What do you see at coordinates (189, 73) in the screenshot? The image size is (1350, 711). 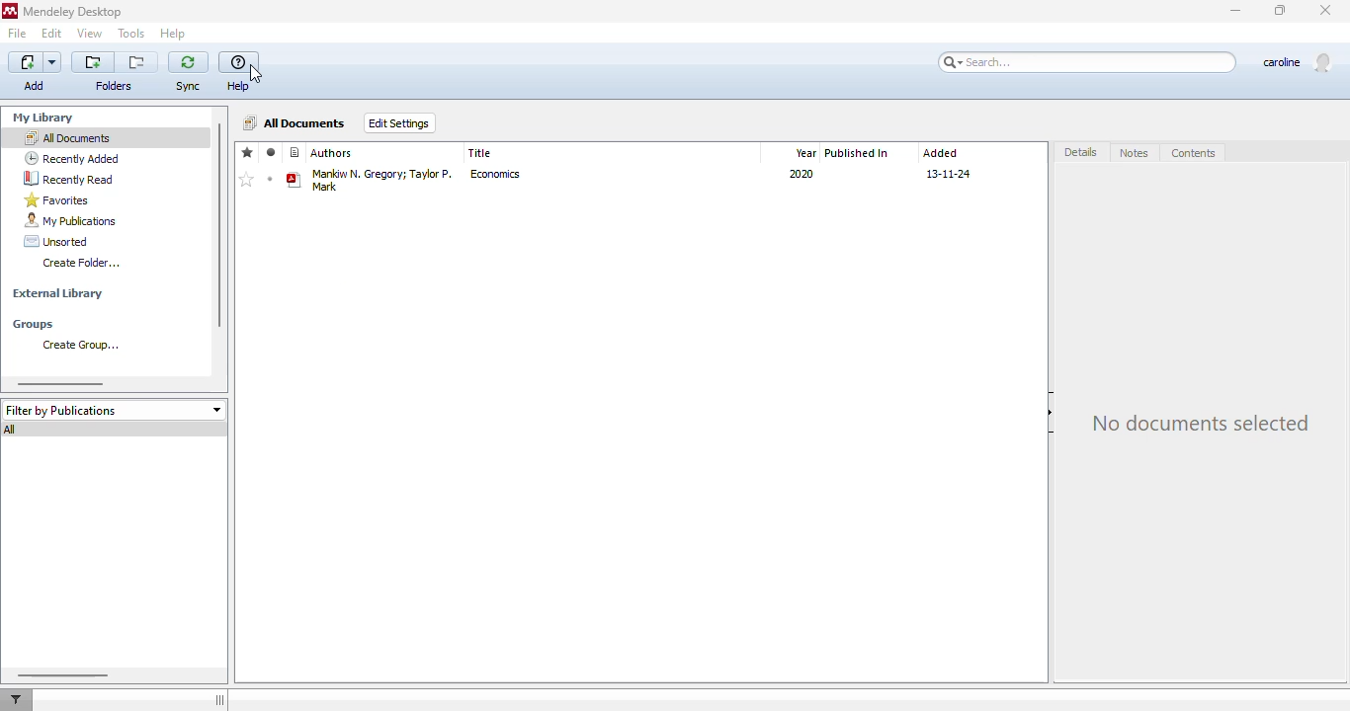 I see `sync` at bounding box center [189, 73].